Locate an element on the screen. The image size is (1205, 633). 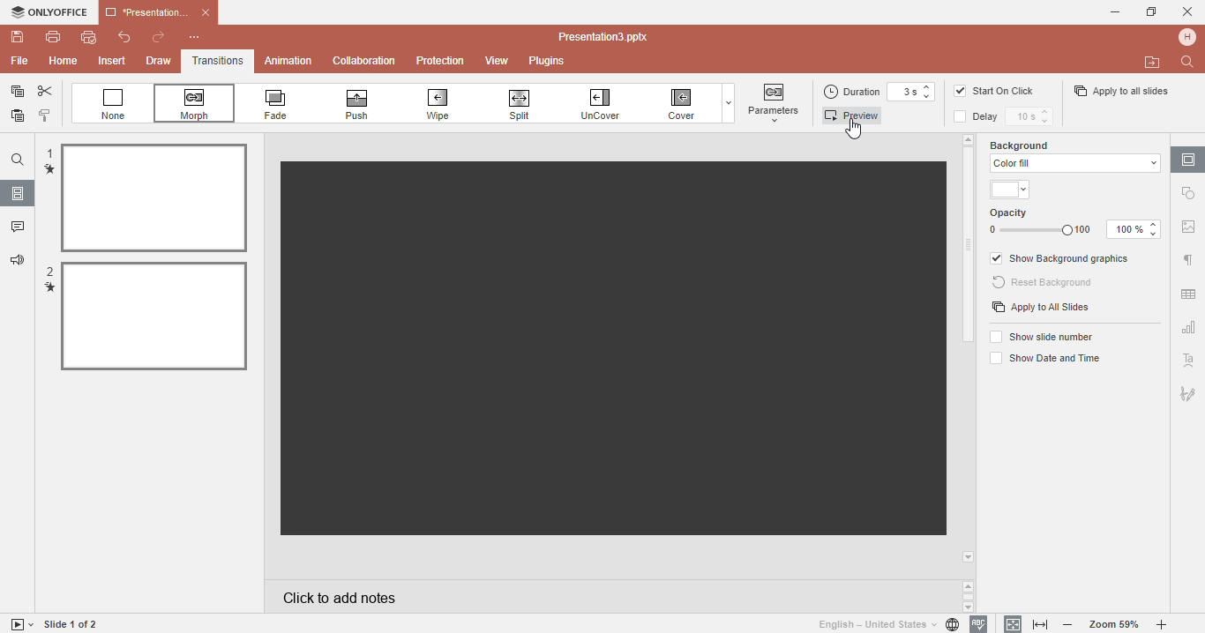
arrow down is located at coordinates (969, 557).